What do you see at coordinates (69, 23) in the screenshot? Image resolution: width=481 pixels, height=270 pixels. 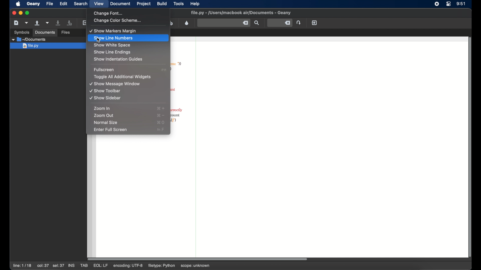 I see `save all open files` at bounding box center [69, 23].